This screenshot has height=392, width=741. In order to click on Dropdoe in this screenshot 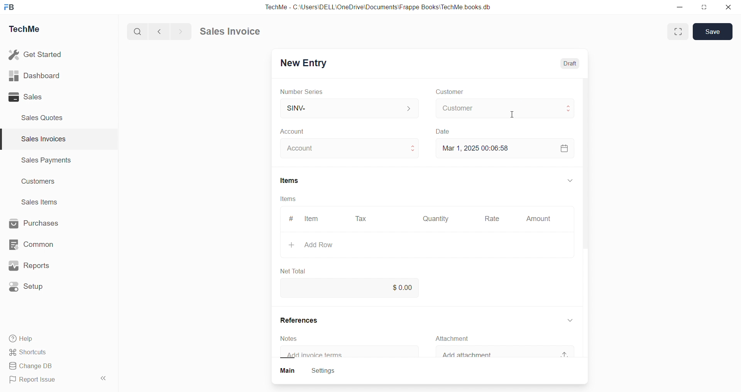, I will do `click(573, 319)`.